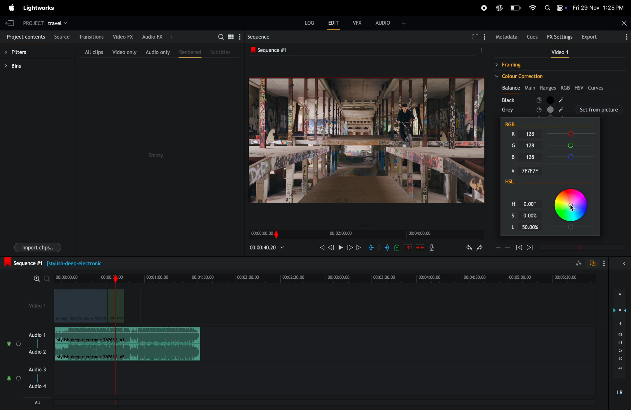 This screenshot has width=631, height=410. I want to click on Log, so click(309, 23).